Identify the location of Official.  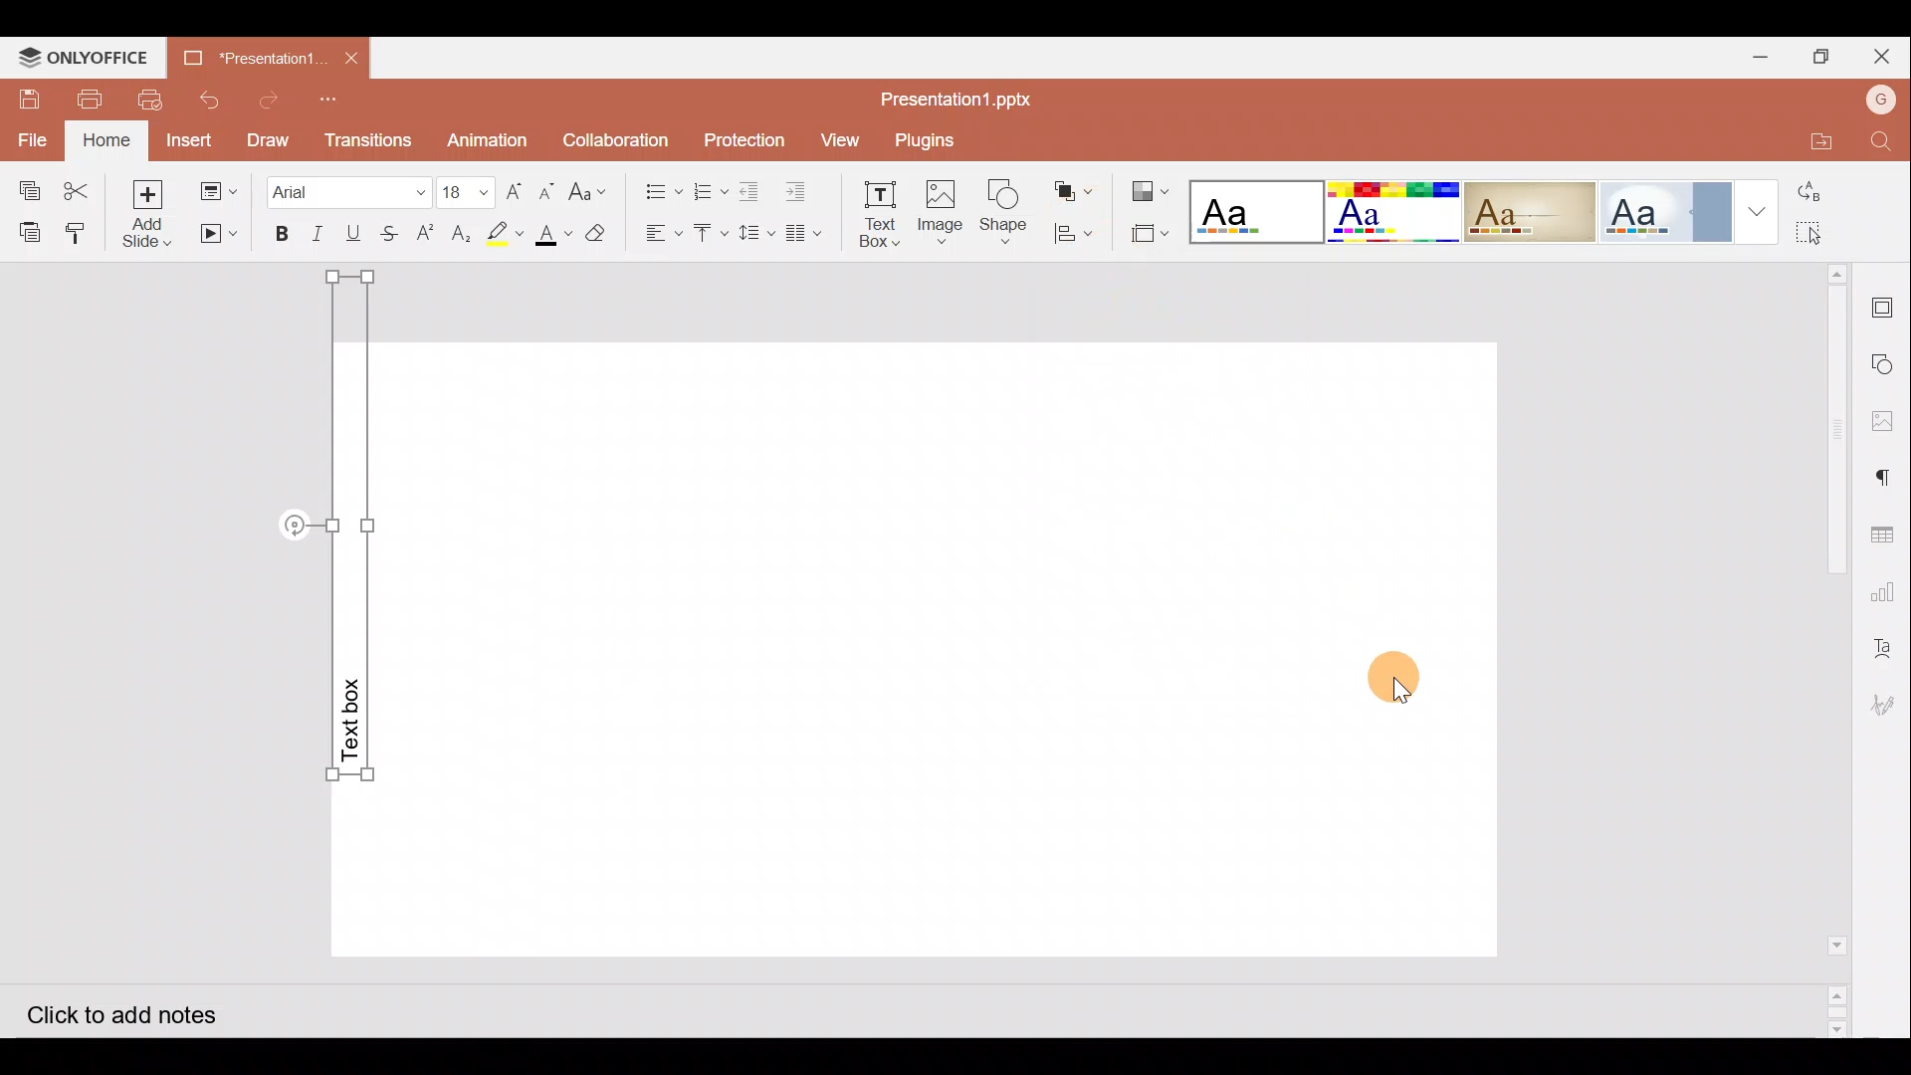
(1662, 208).